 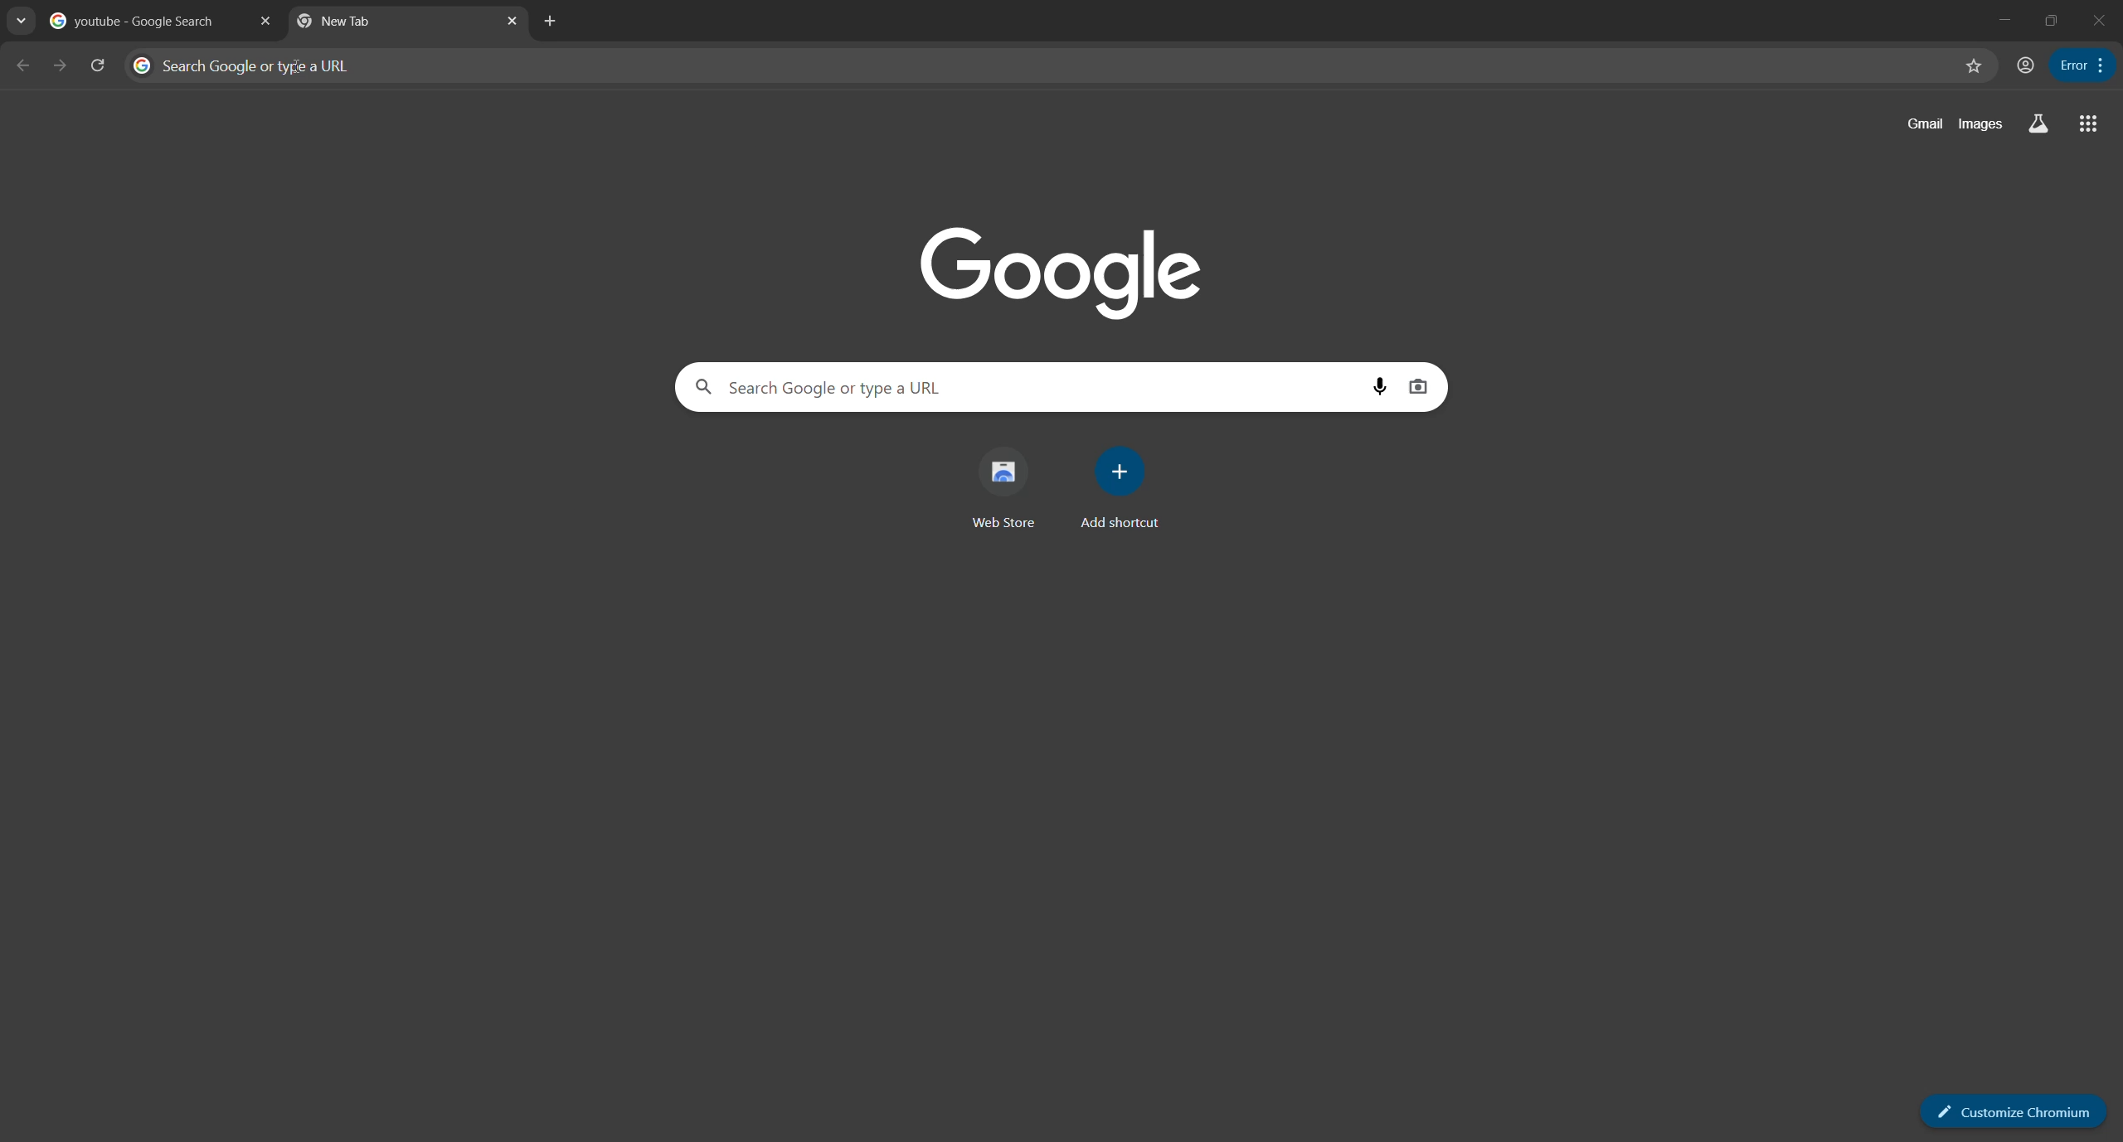 I want to click on search tabs, so click(x=21, y=24).